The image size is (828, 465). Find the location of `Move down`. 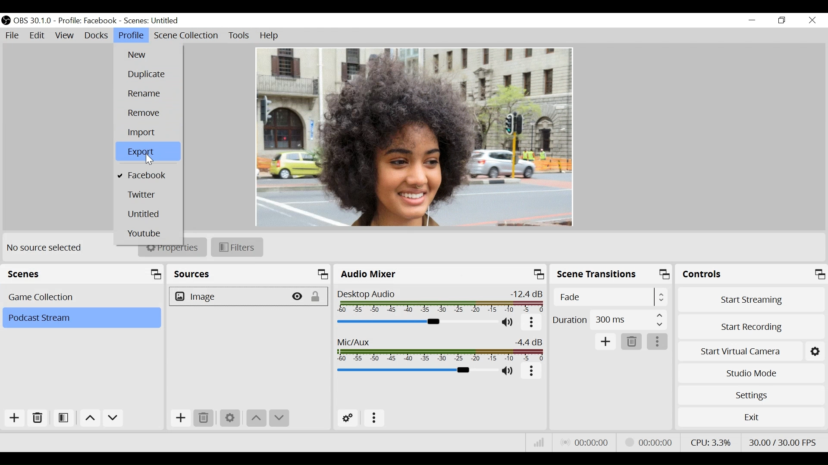

Move down is located at coordinates (279, 418).